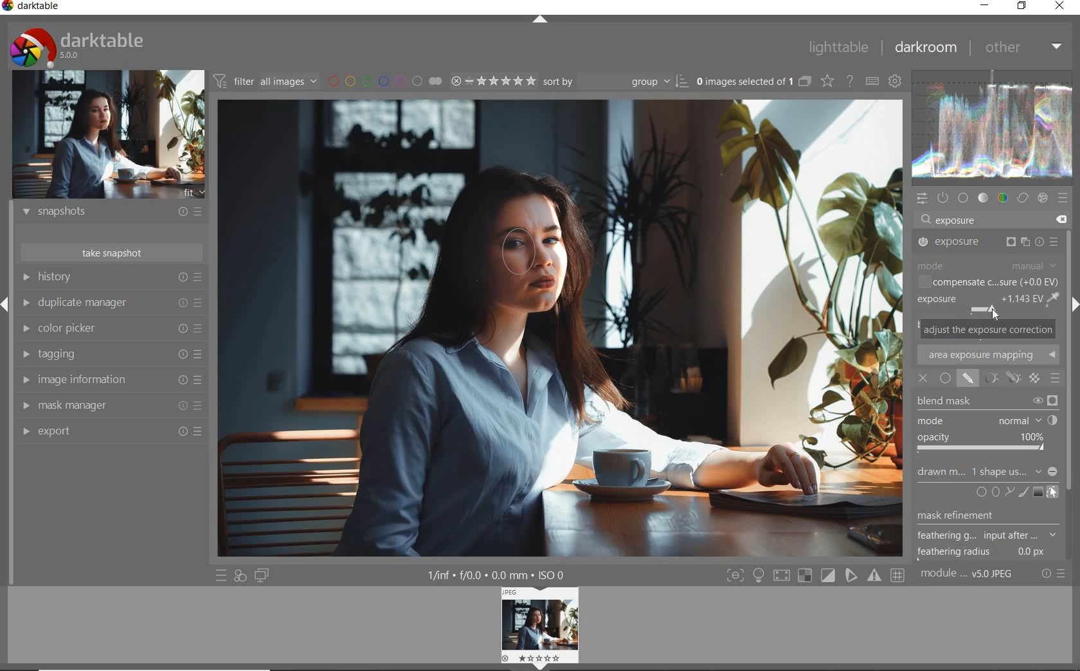 The image size is (1080, 671). Describe the element at coordinates (988, 493) in the screenshot. I see `ADD CIRCLE OR ELLIPSE` at that location.